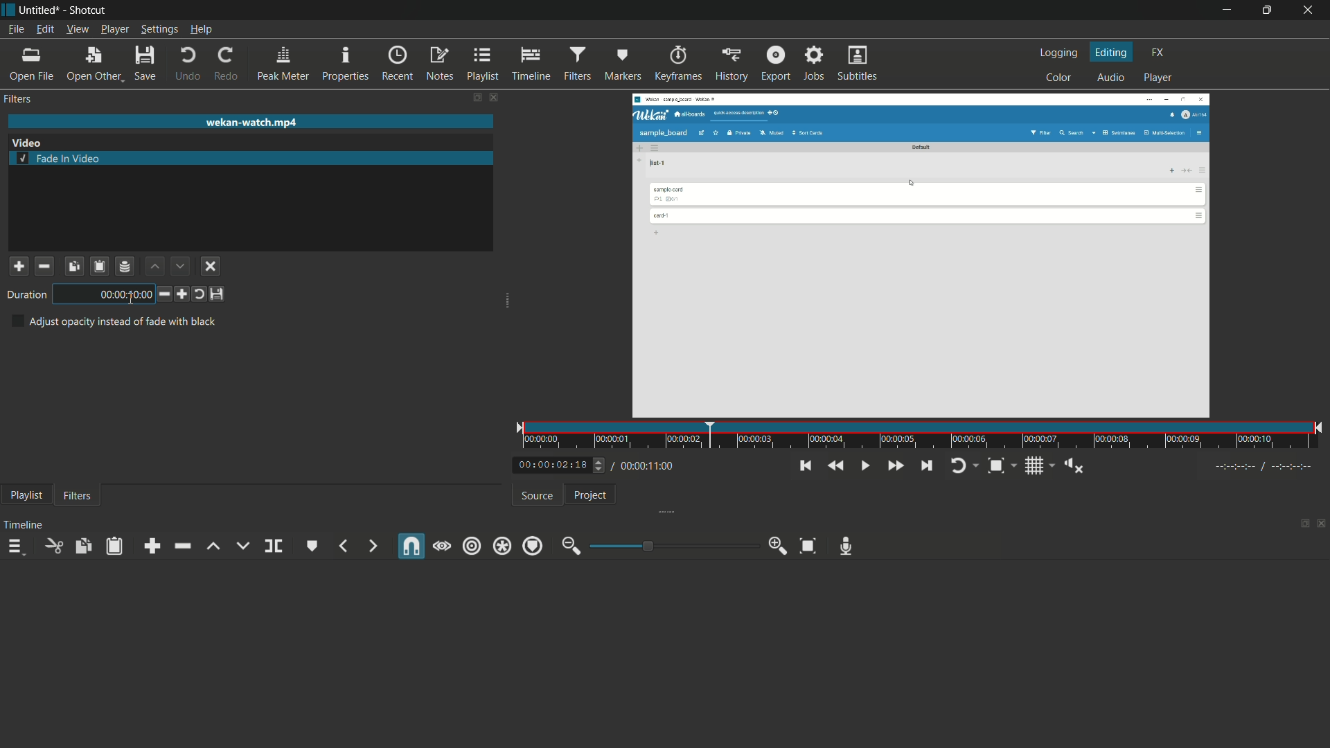 This screenshot has height=748, width=1330. Describe the element at coordinates (924, 255) in the screenshot. I see `imported video` at that location.